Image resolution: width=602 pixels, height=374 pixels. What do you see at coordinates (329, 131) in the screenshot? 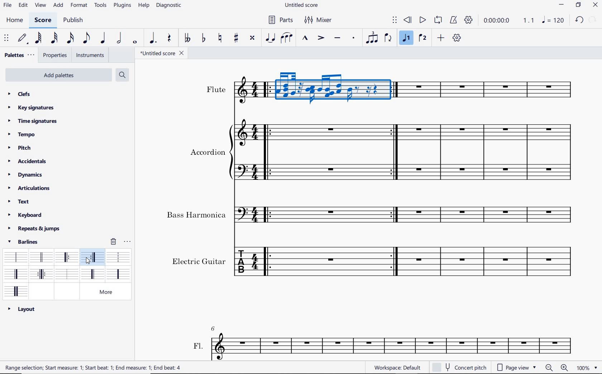
I see `Instrument: Electric guitar` at bounding box center [329, 131].